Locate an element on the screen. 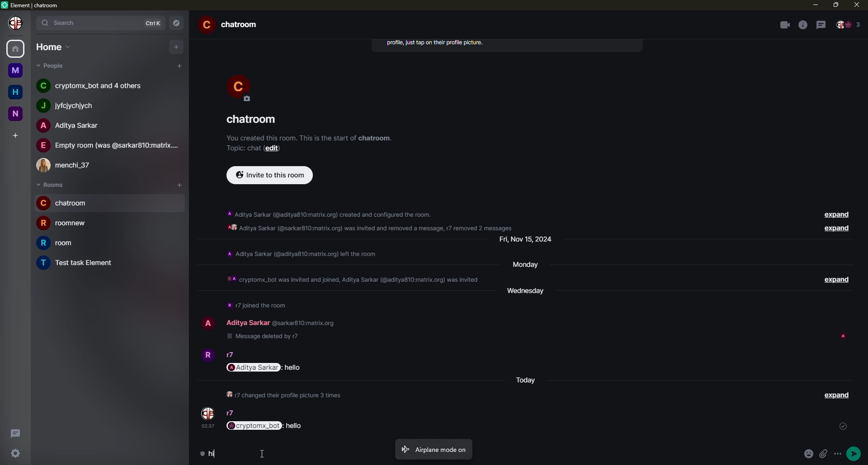  people is located at coordinates (72, 126).